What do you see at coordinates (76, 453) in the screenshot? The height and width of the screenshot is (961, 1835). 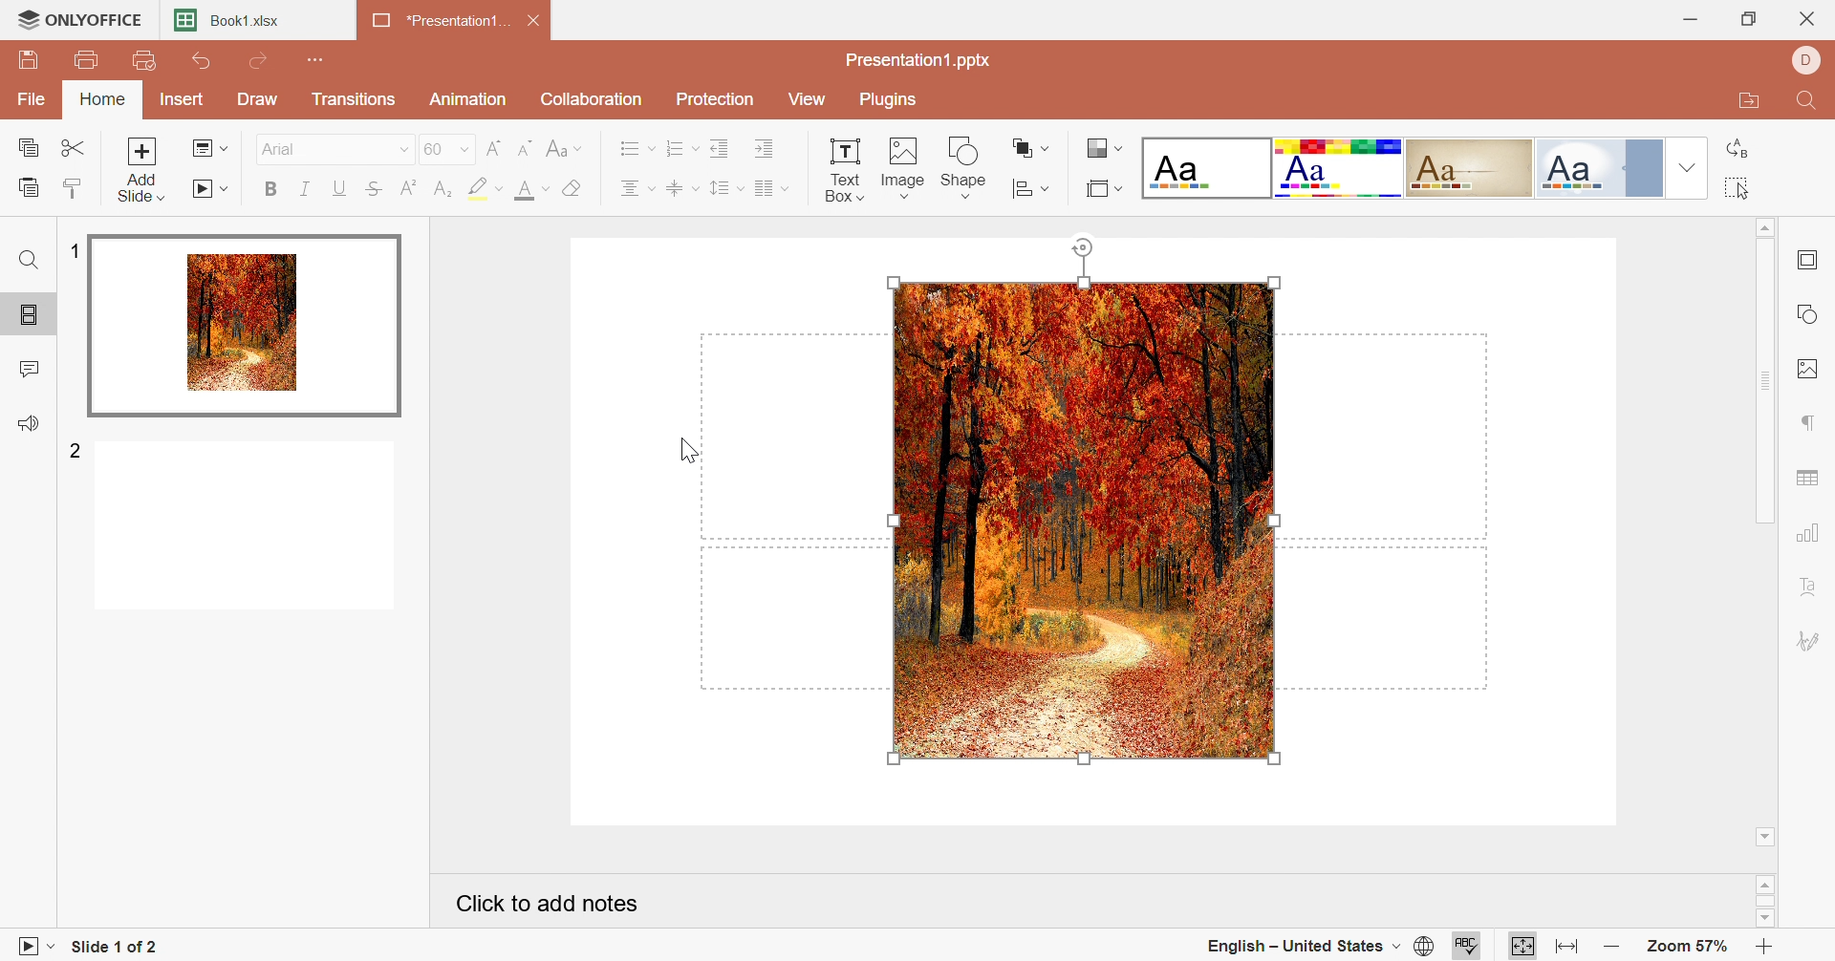 I see `2` at bounding box center [76, 453].